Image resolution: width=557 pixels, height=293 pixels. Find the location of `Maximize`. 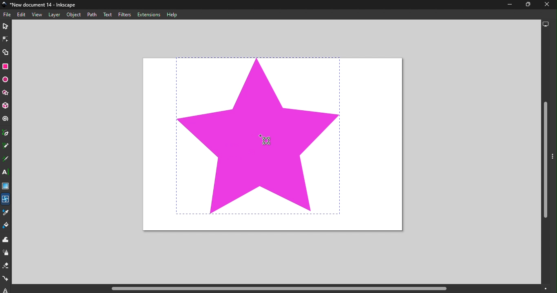

Maximize is located at coordinates (526, 5).